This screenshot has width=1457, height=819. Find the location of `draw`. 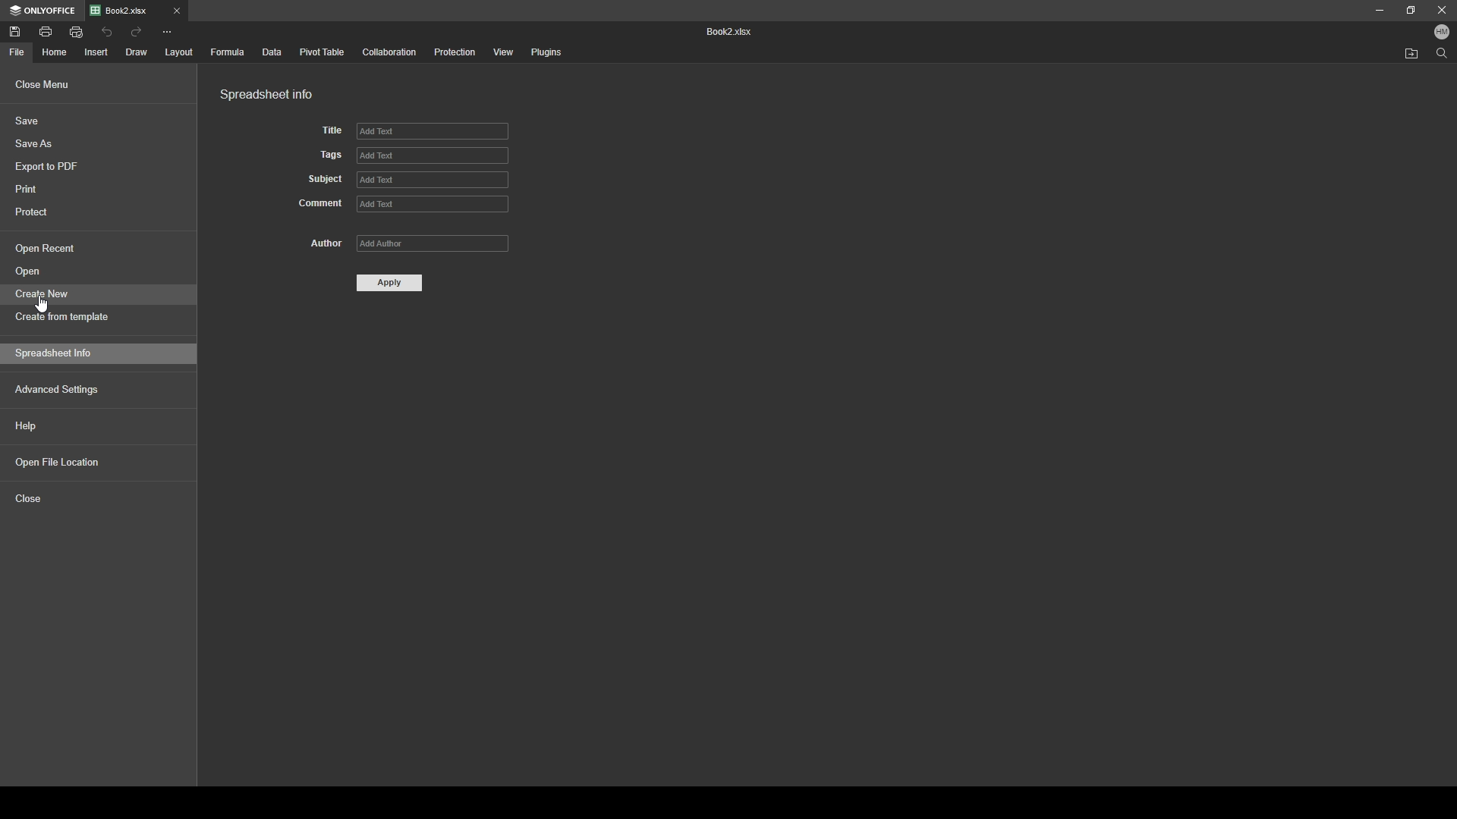

draw is located at coordinates (138, 52).